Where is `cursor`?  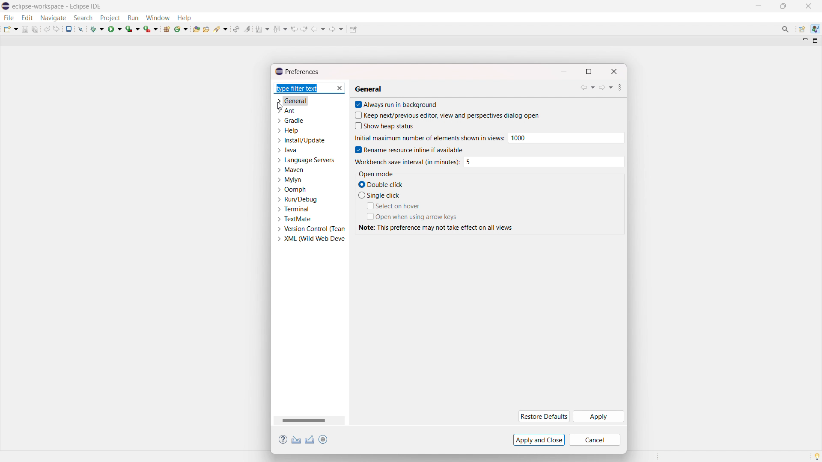 cursor is located at coordinates (281, 107).